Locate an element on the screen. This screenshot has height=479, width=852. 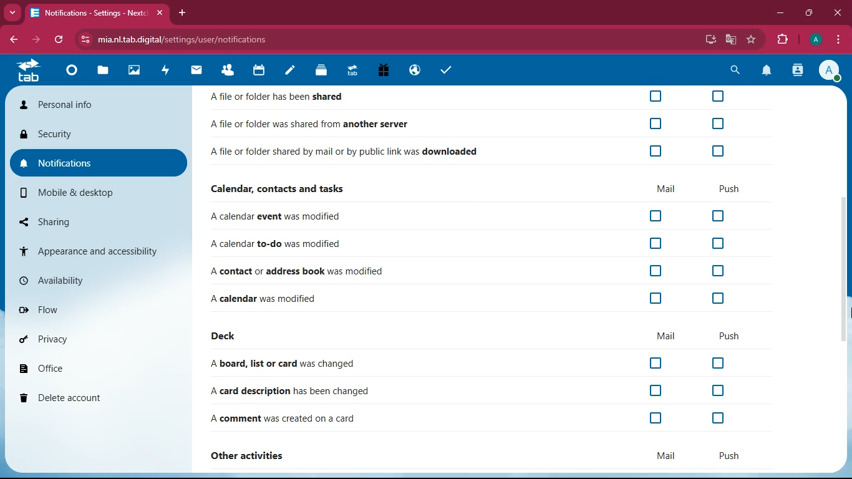
A board, list or card was changed is located at coordinates (289, 362).